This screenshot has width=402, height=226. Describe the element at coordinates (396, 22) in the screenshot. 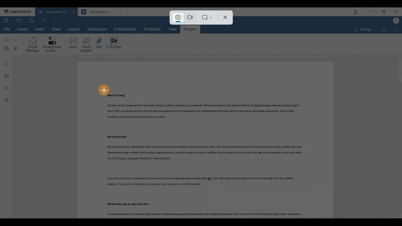

I see `Account name` at that location.